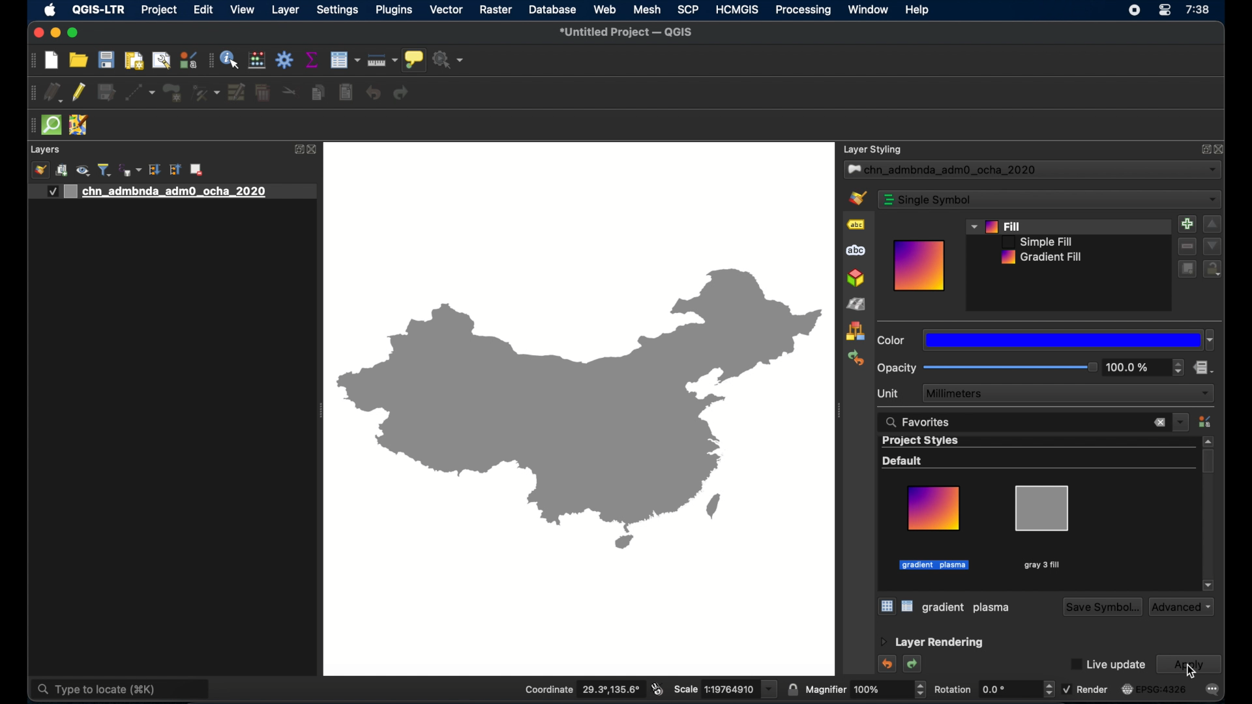  Describe the element at coordinates (205, 93) in the screenshot. I see `vertex tool` at that location.